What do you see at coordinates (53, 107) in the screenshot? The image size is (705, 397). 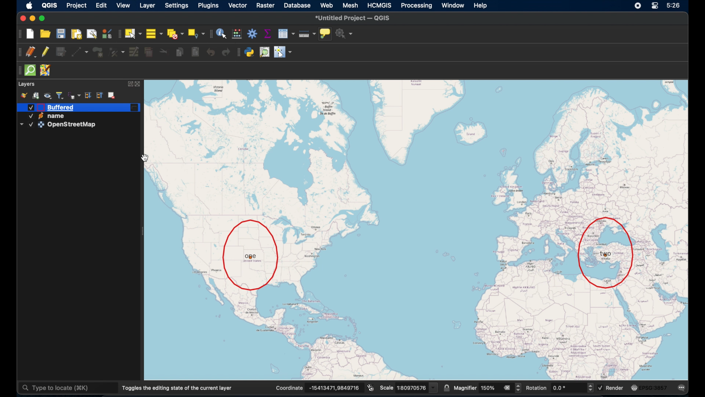 I see `active buffered layer` at bounding box center [53, 107].